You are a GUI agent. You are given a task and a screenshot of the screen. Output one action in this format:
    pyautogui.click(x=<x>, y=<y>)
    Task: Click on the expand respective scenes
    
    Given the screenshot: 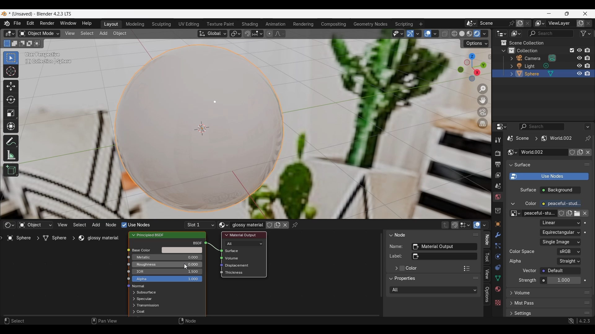 What is the action you would take?
    pyautogui.click(x=510, y=314)
    